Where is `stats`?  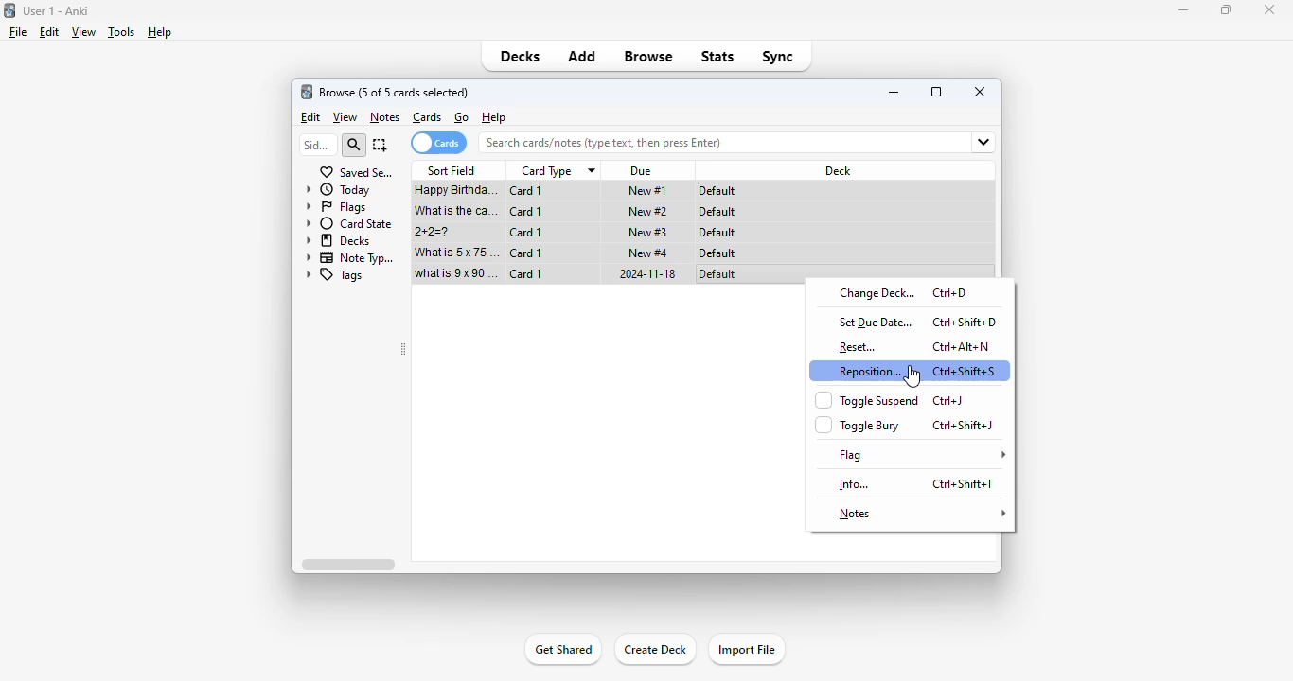 stats is located at coordinates (718, 56).